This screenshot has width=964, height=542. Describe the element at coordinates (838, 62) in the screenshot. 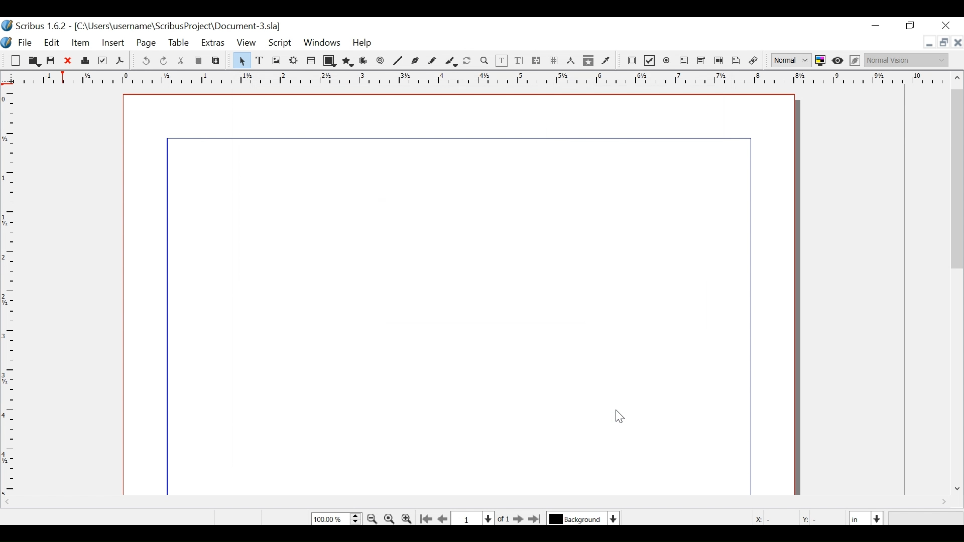

I see `Preview mode` at that location.